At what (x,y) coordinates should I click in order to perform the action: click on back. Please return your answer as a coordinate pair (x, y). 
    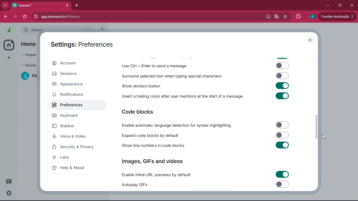
    Looking at the image, I should click on (6, 17).